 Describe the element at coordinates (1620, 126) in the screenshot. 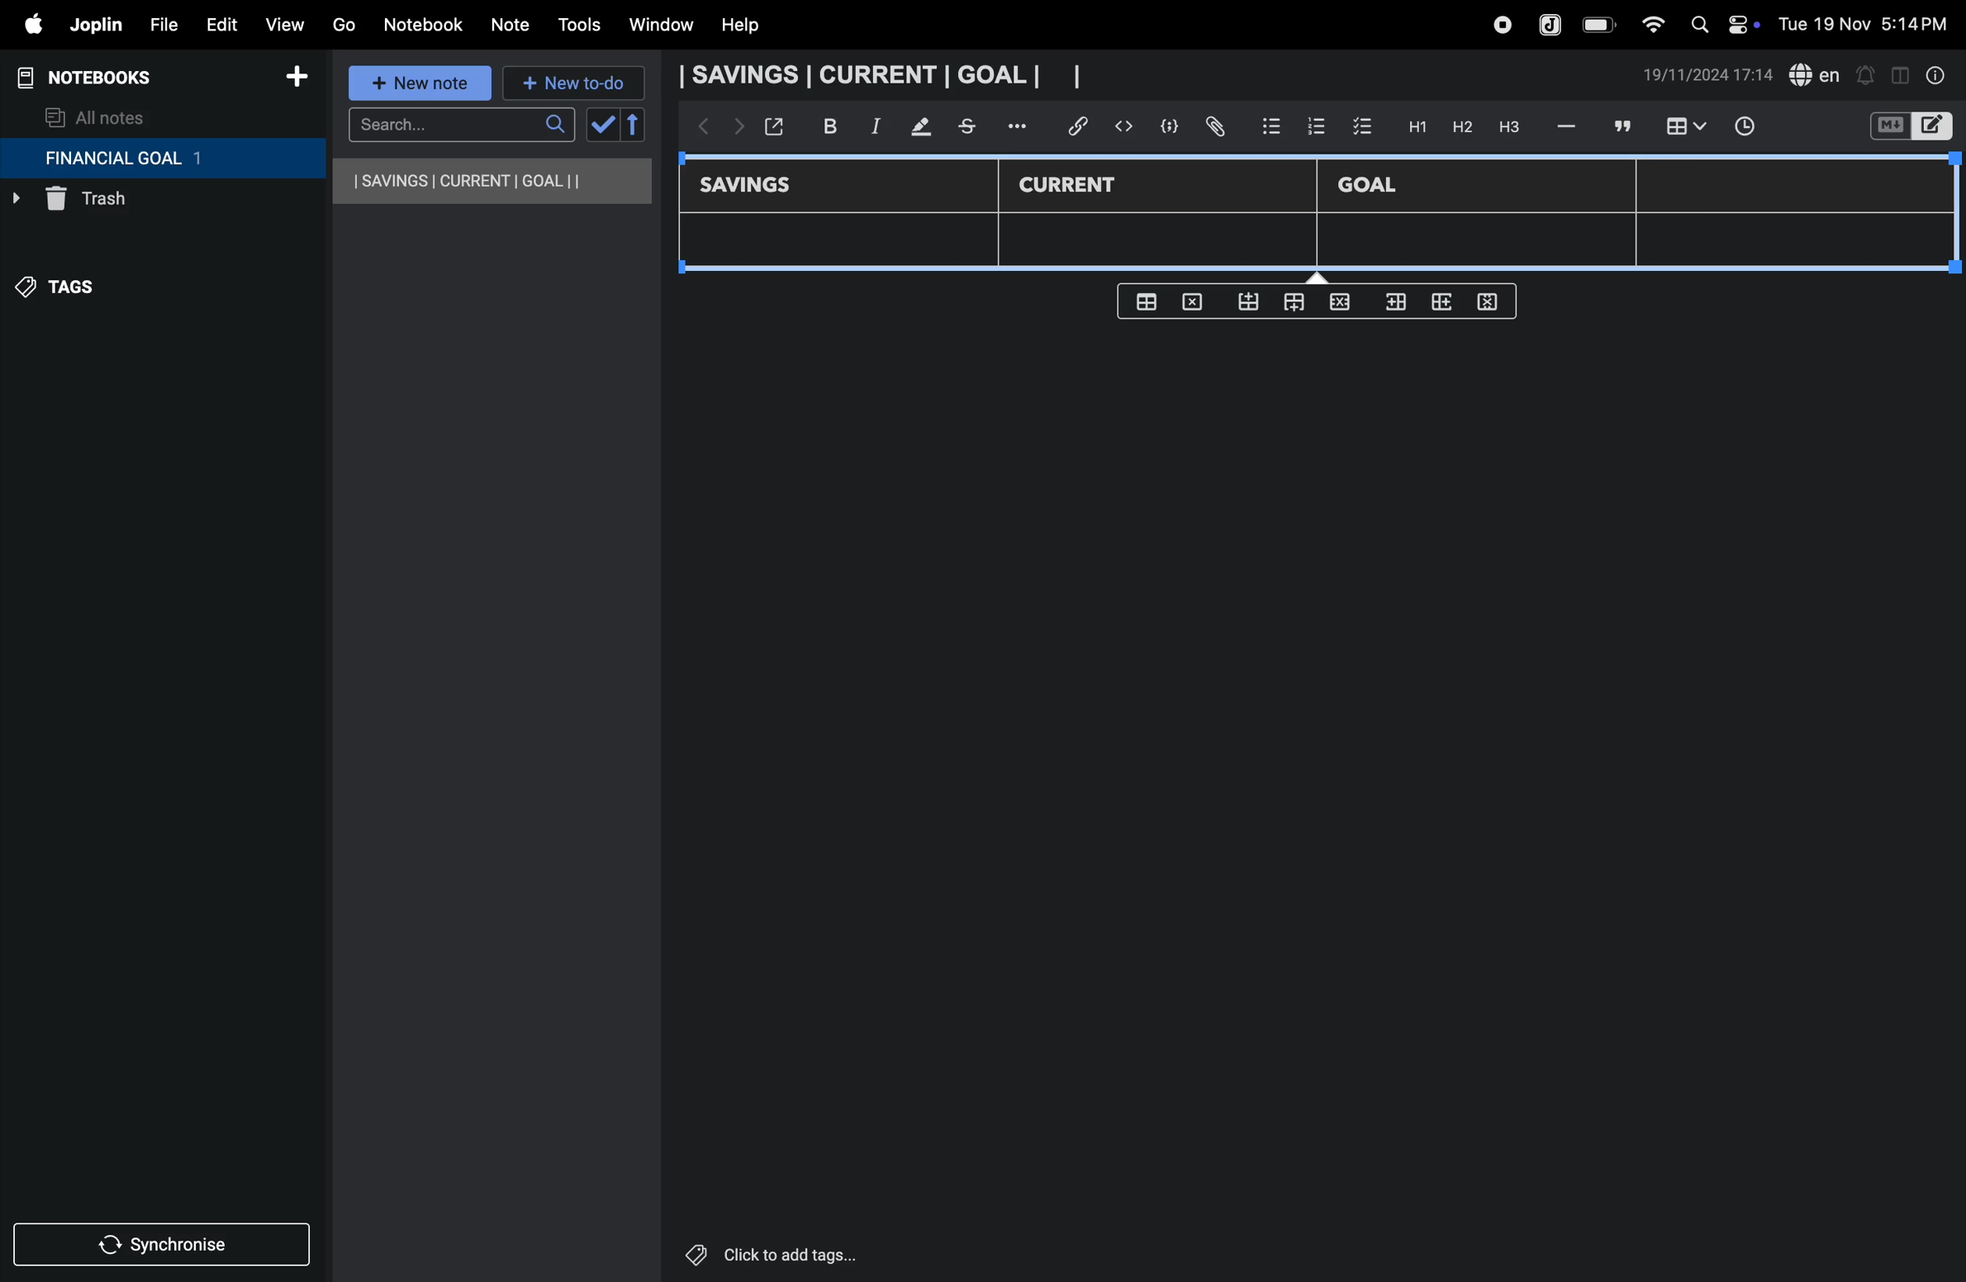

I see `comment` at that location.